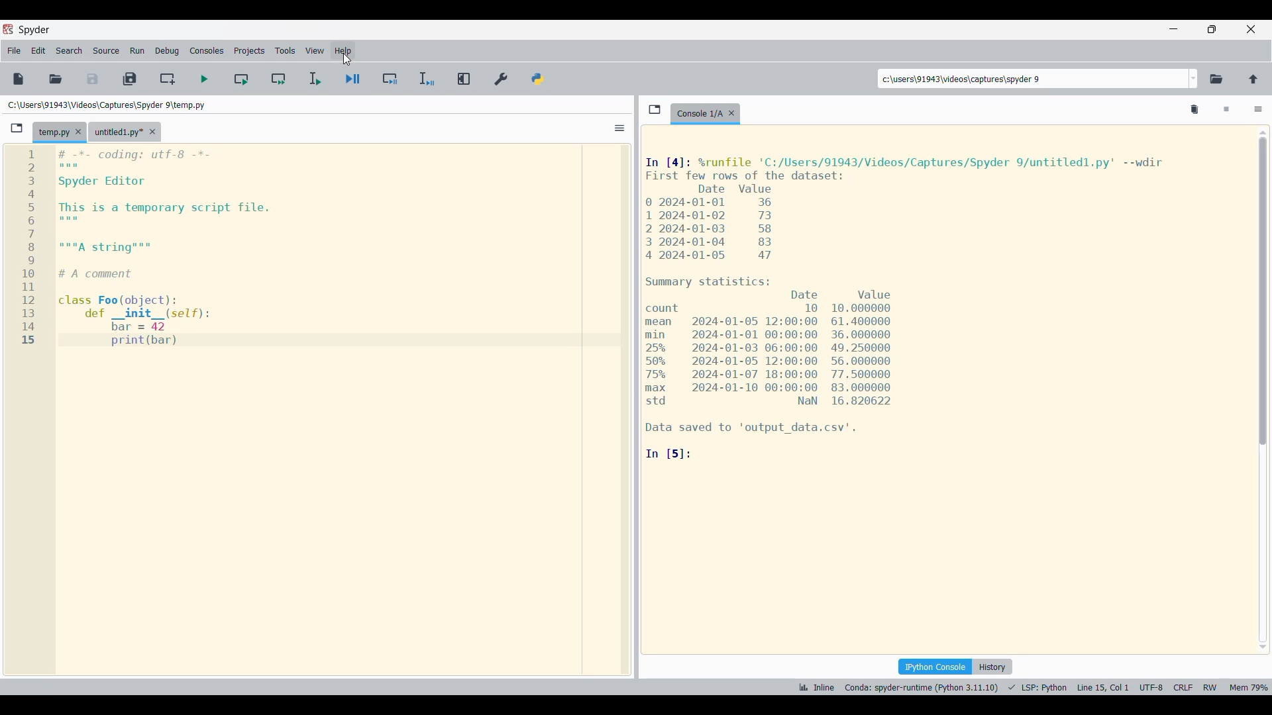 The image size is (1272, 715). I want to click on Options, so click(1259, 110).